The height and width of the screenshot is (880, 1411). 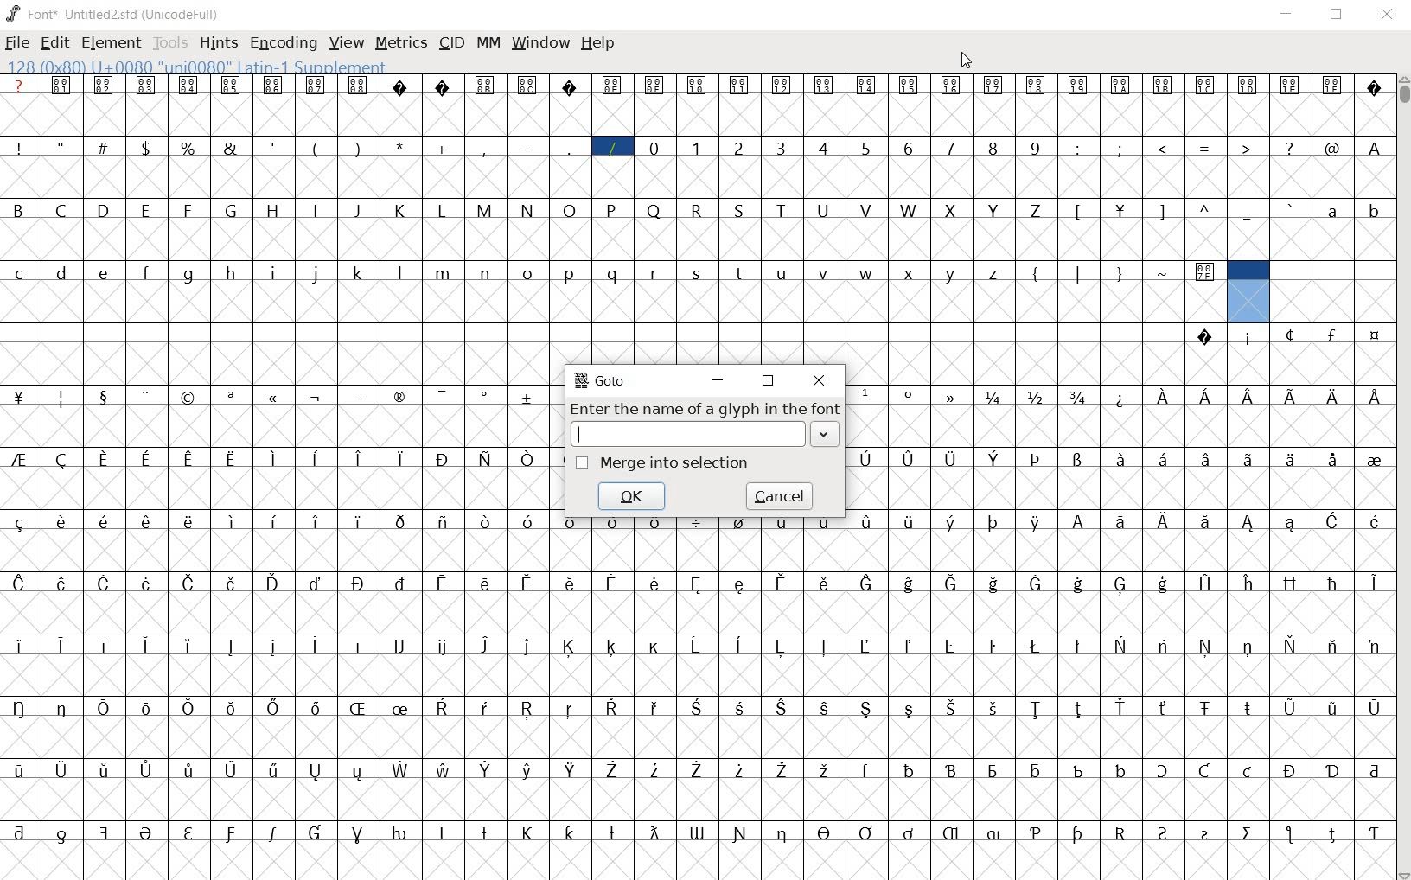 I want to click on Symbol, so click(x=909, y=520).